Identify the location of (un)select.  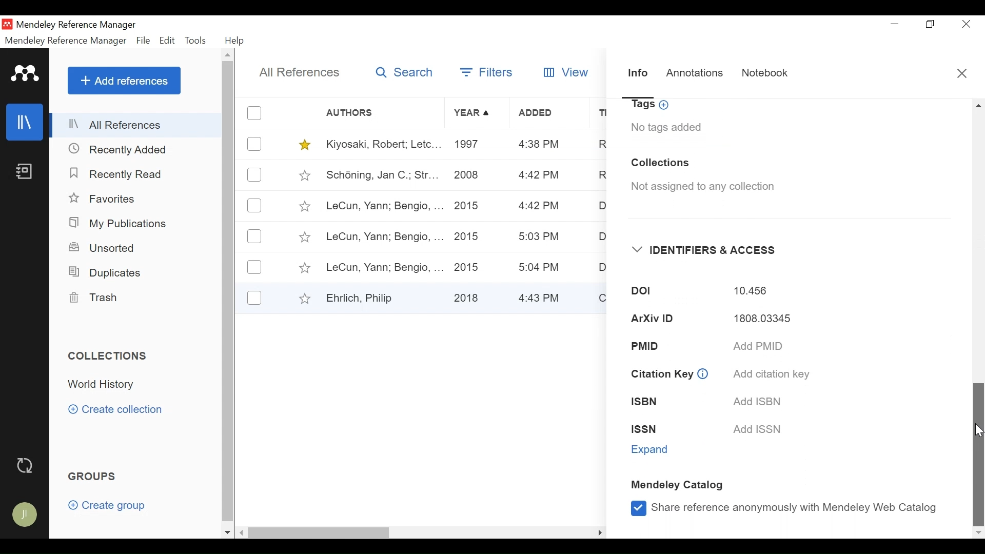
(254, 236).